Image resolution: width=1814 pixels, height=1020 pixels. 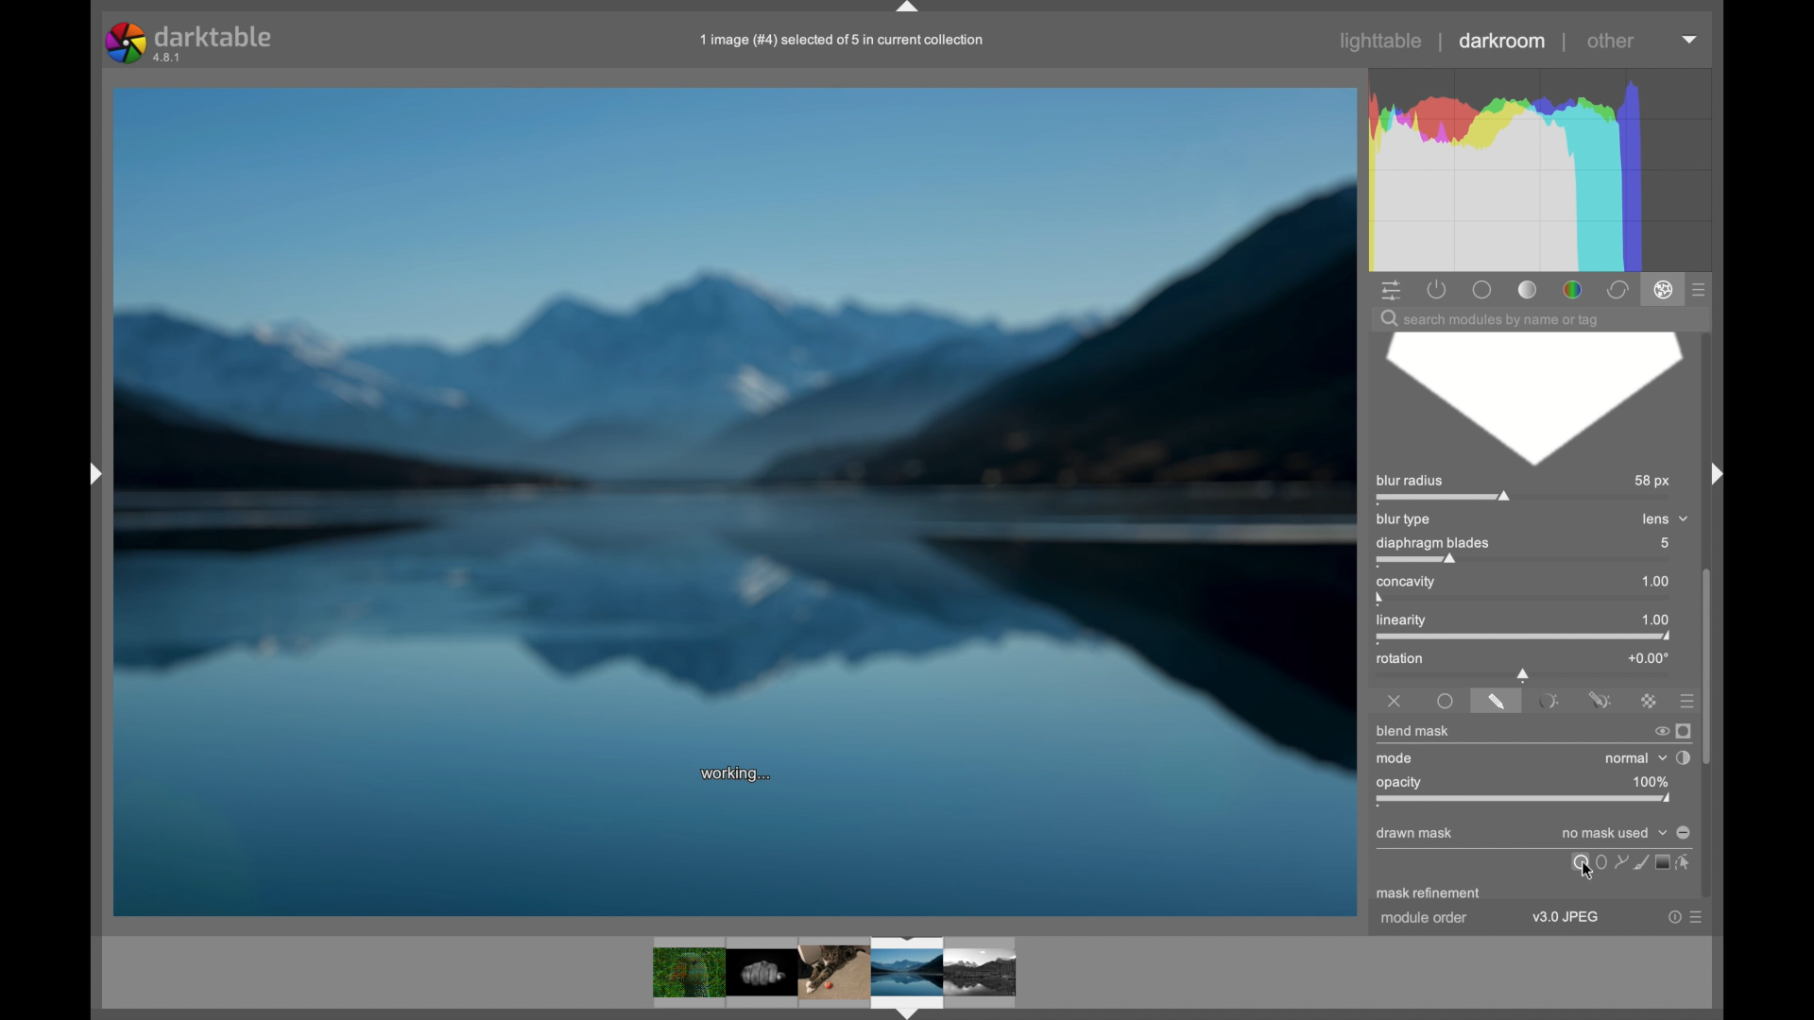 I want to click on lighttable, so click(x=1383, y=42).